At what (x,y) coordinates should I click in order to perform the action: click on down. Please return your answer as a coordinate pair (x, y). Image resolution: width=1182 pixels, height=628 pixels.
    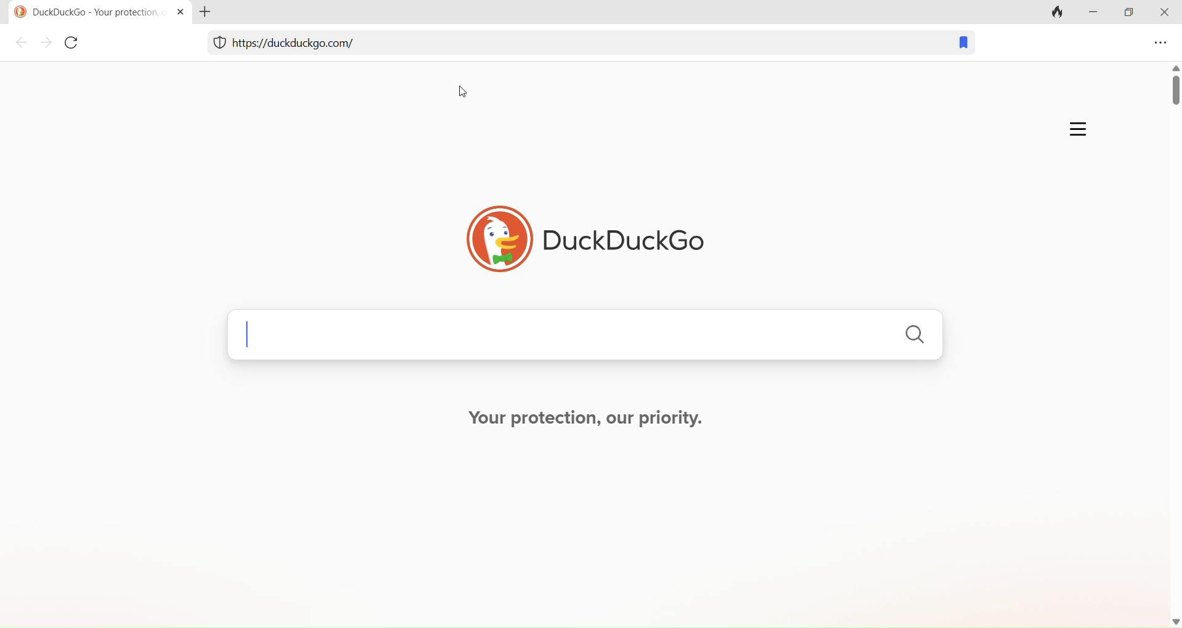
    Looking at the image, I should click on (1170, 619).